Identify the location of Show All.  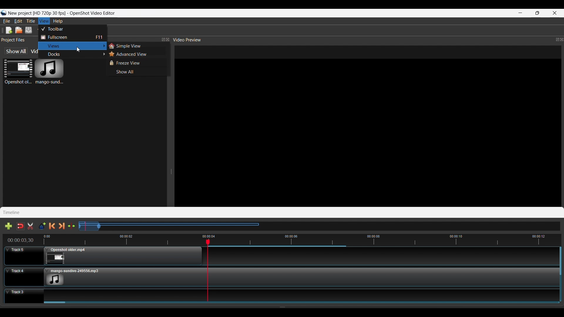
(137, 71).